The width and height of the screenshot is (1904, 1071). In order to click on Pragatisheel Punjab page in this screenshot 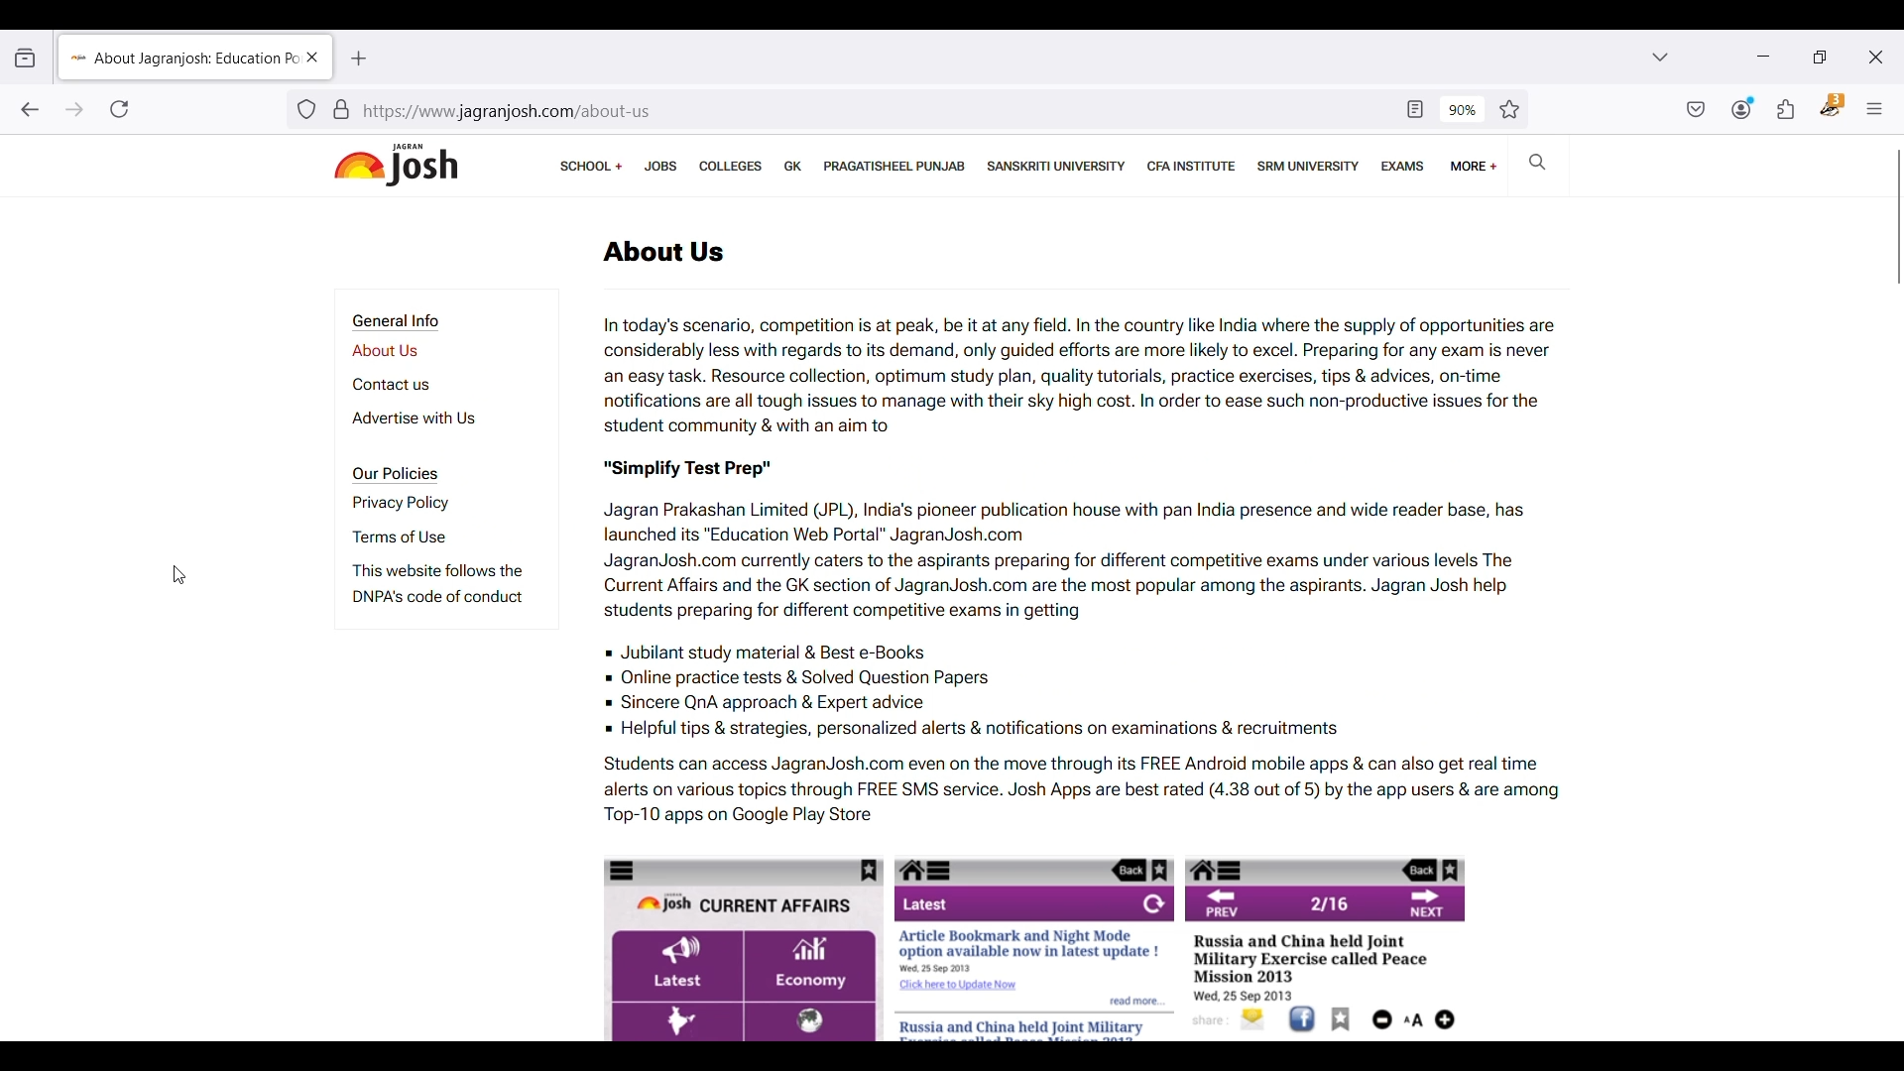, I will do `click(895, 166)`.